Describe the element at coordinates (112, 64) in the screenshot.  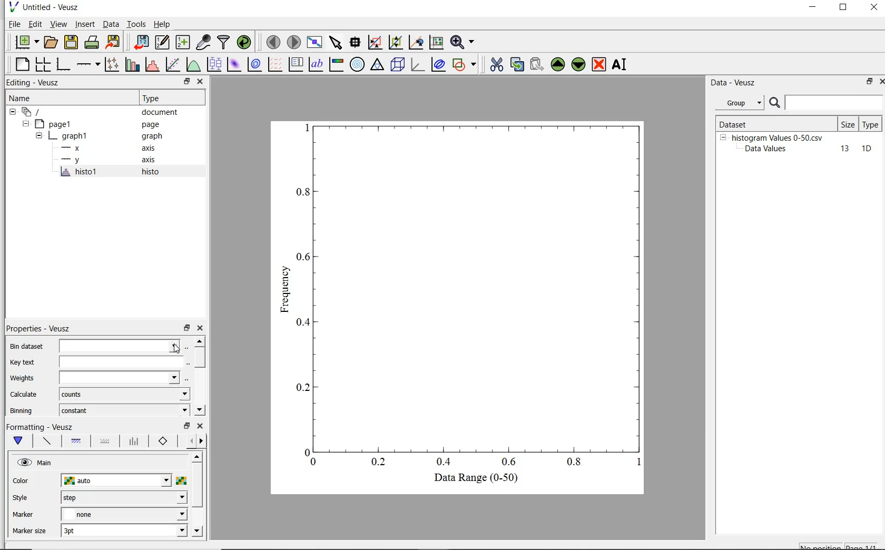
I see `plot points with line and error bars` at that location.